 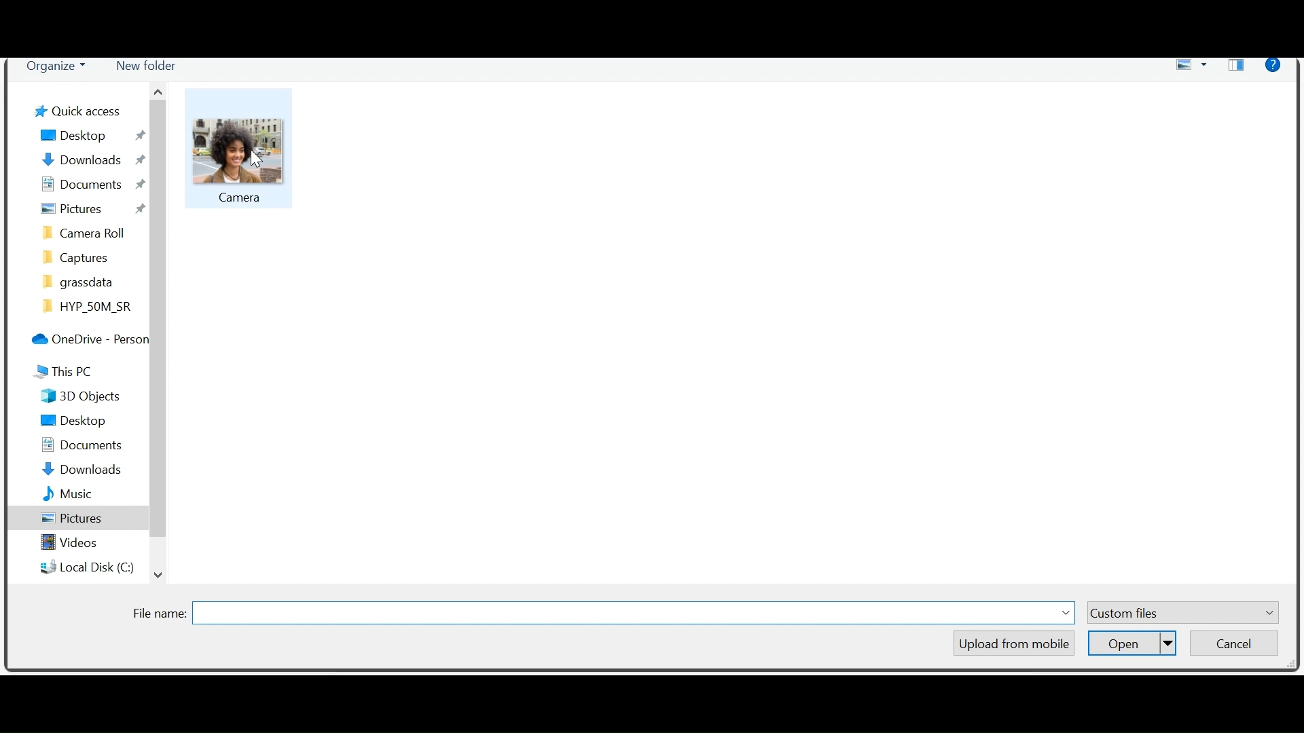 I want to click on Organize, so click(x=54, y=67).